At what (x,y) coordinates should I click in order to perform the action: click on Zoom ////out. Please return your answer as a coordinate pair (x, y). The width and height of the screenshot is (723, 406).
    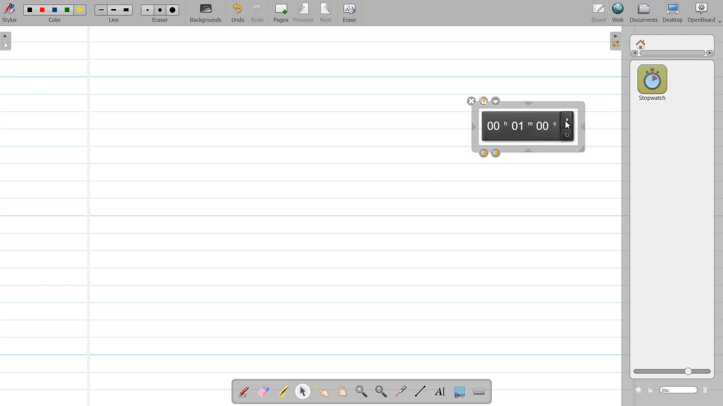
    Looking at the image, I should click on (382, 391).